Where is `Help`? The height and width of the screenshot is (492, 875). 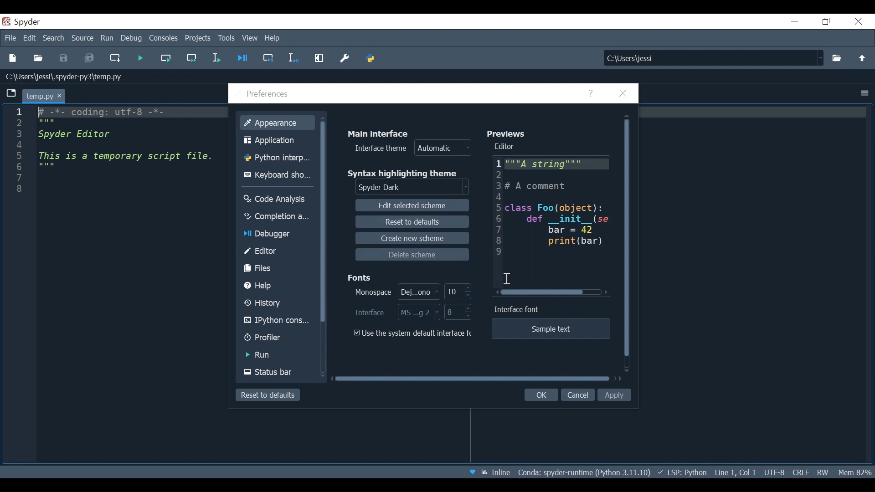 Help is located at coordinates (272, 38).